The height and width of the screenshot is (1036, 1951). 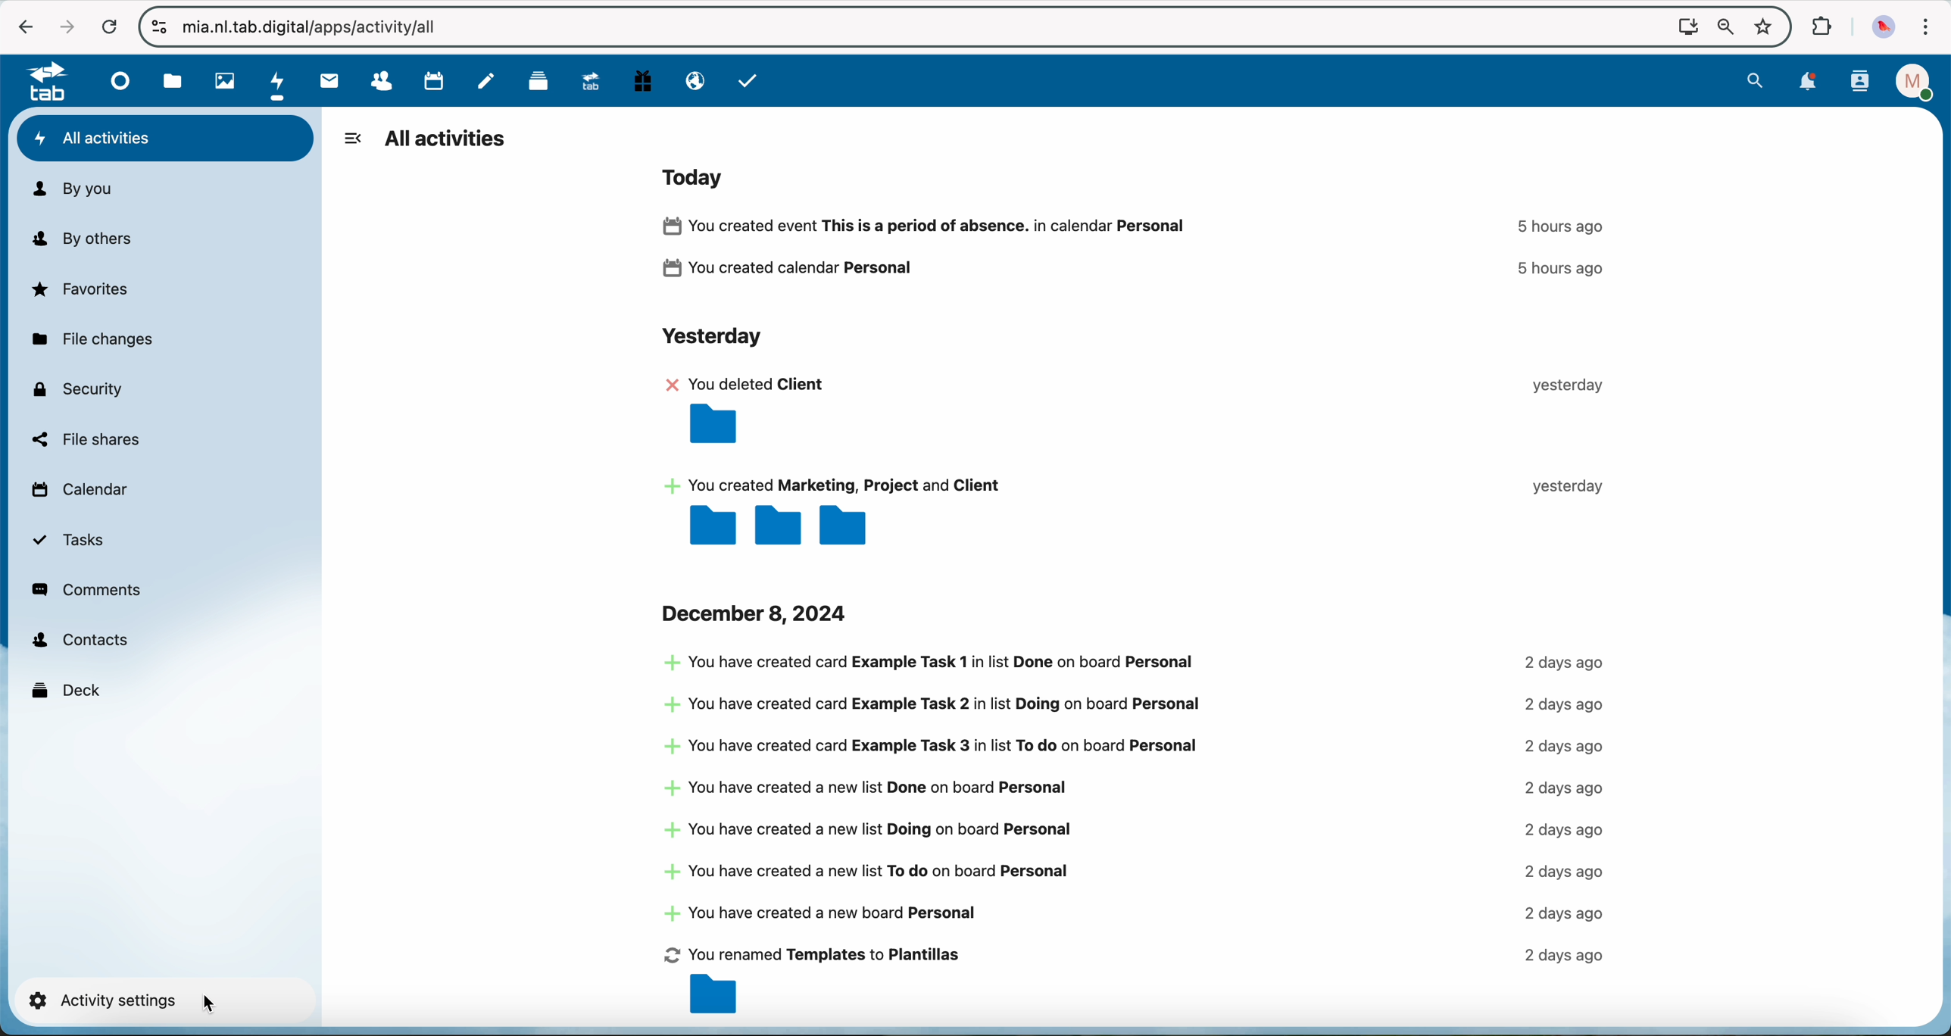 I want to click on search, so click(x=1755, y=80).